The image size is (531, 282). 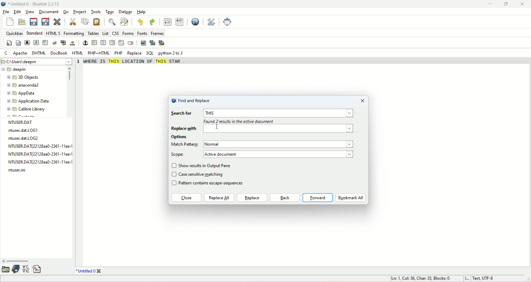 What do you see at coordinates (118, 53) in the screenshot?
I see `PHP` at bounding box center [118, 53].